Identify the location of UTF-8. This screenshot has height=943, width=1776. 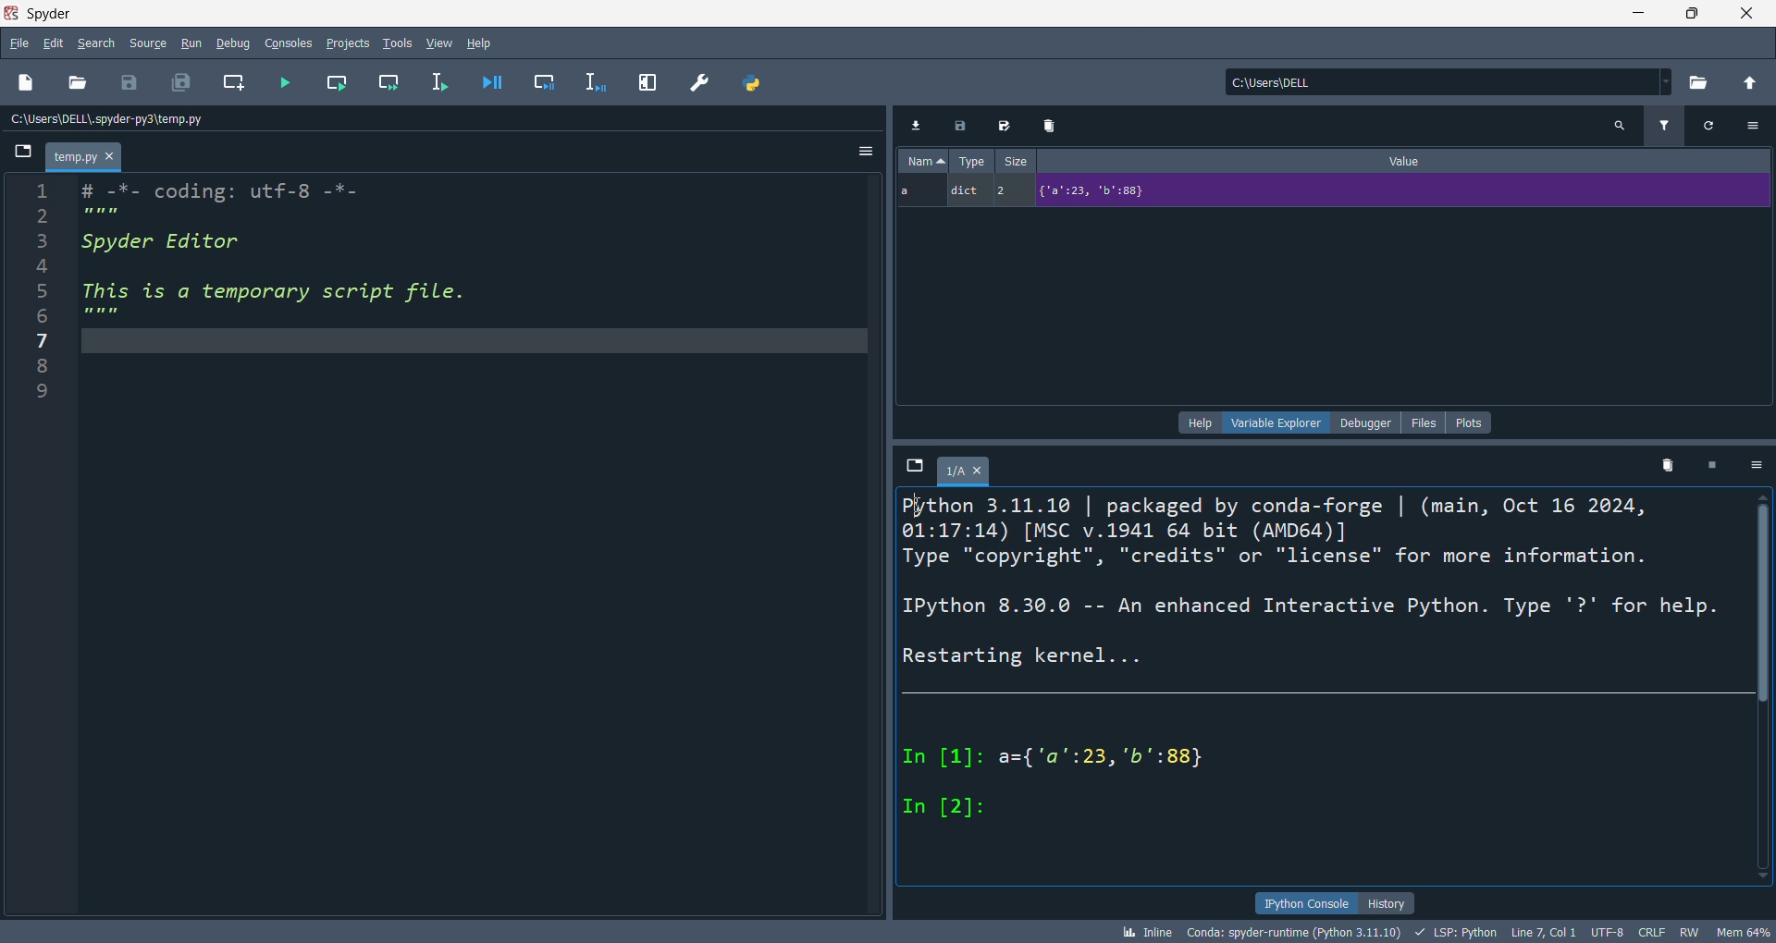
(1605, 932).